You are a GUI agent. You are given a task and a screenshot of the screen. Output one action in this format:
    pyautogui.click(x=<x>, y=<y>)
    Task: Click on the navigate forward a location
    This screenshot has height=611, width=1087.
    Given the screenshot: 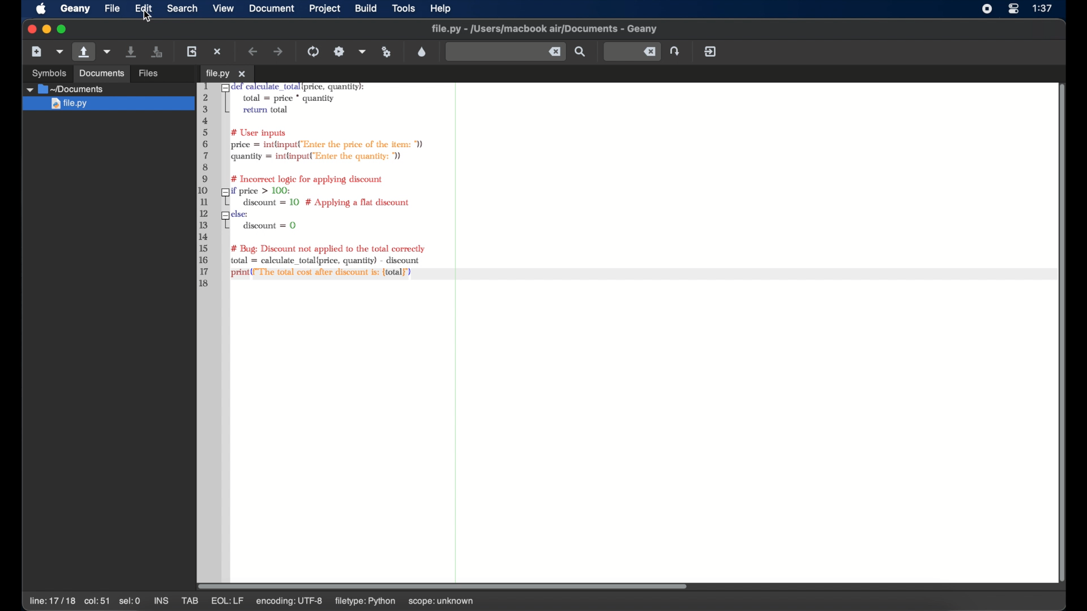 What is the action you would take?
    pyautogui.click(x=279, y=51)
    